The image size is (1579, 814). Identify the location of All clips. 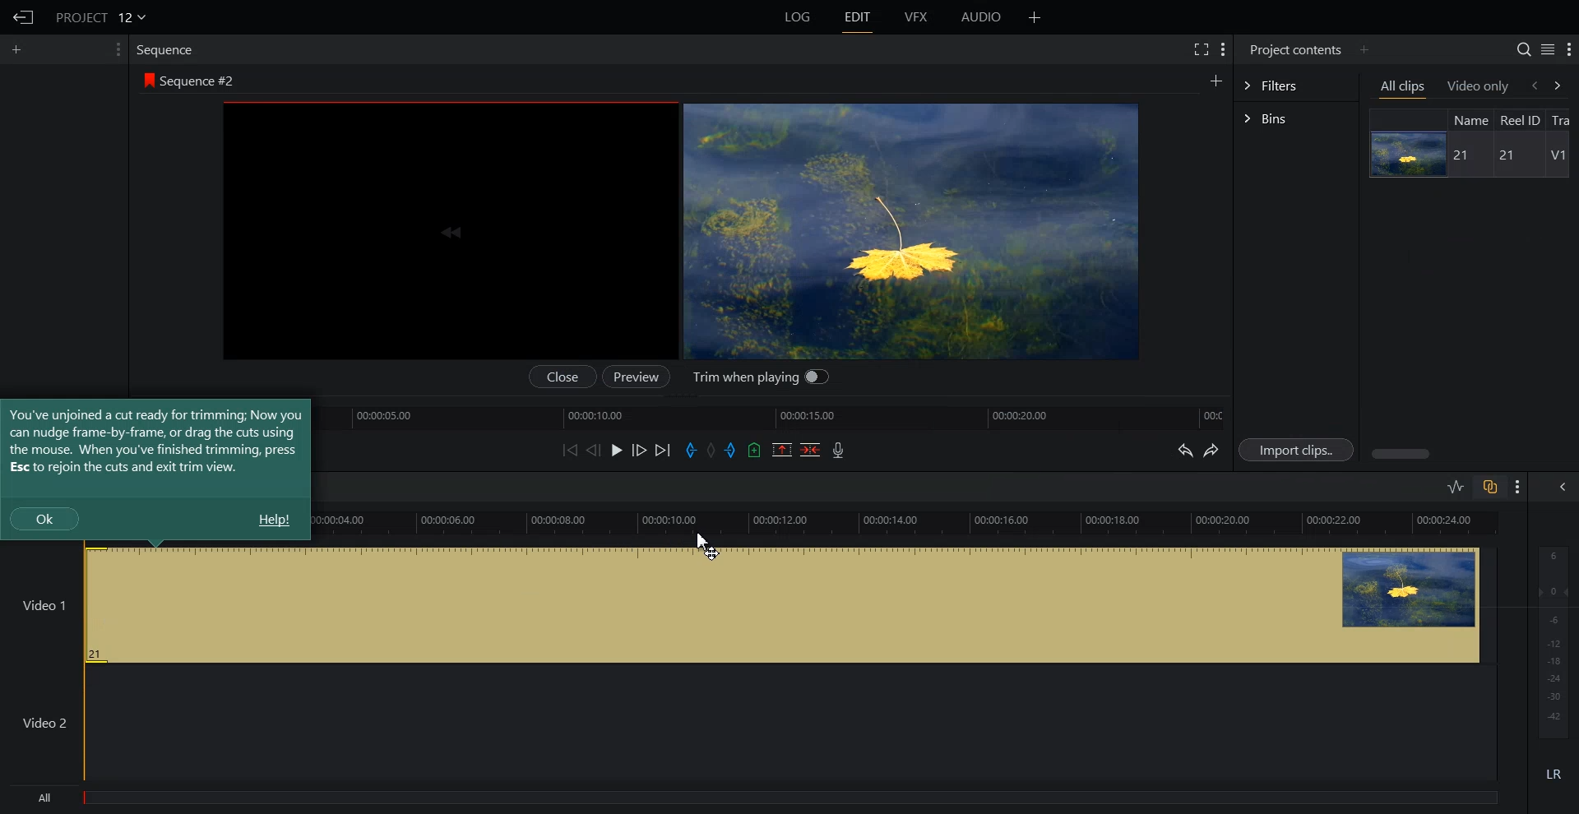
(1404, 87).